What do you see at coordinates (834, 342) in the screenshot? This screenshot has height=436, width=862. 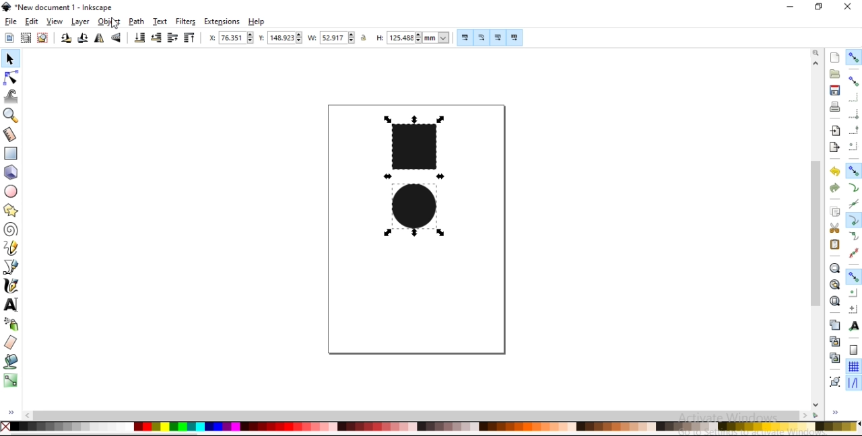 I see `create aclone` at bounding box center [834, 342].